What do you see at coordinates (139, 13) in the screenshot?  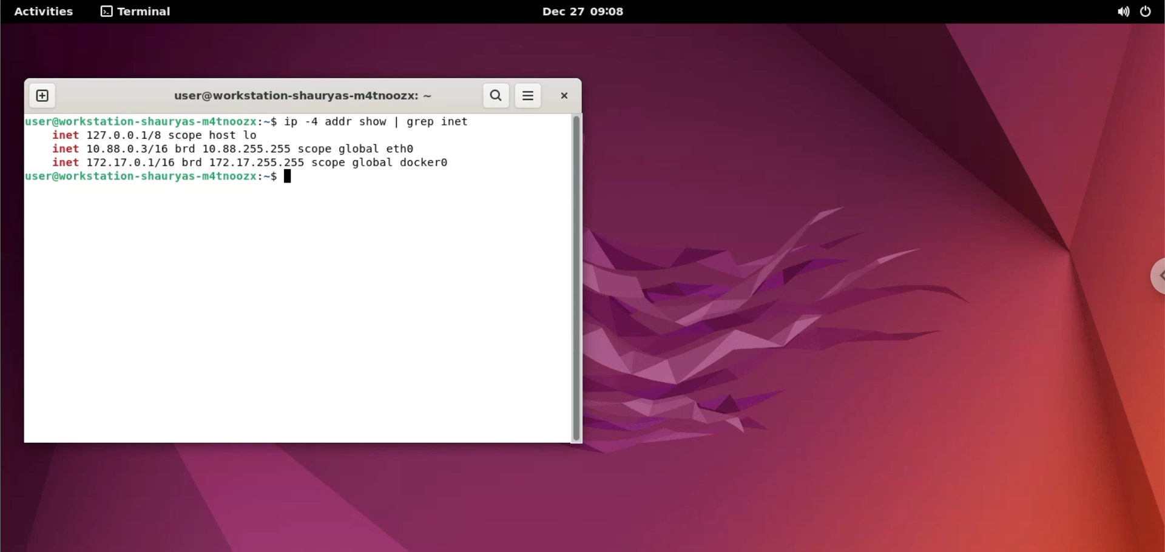 I see `Terminal` at bounding box center [139, 13].